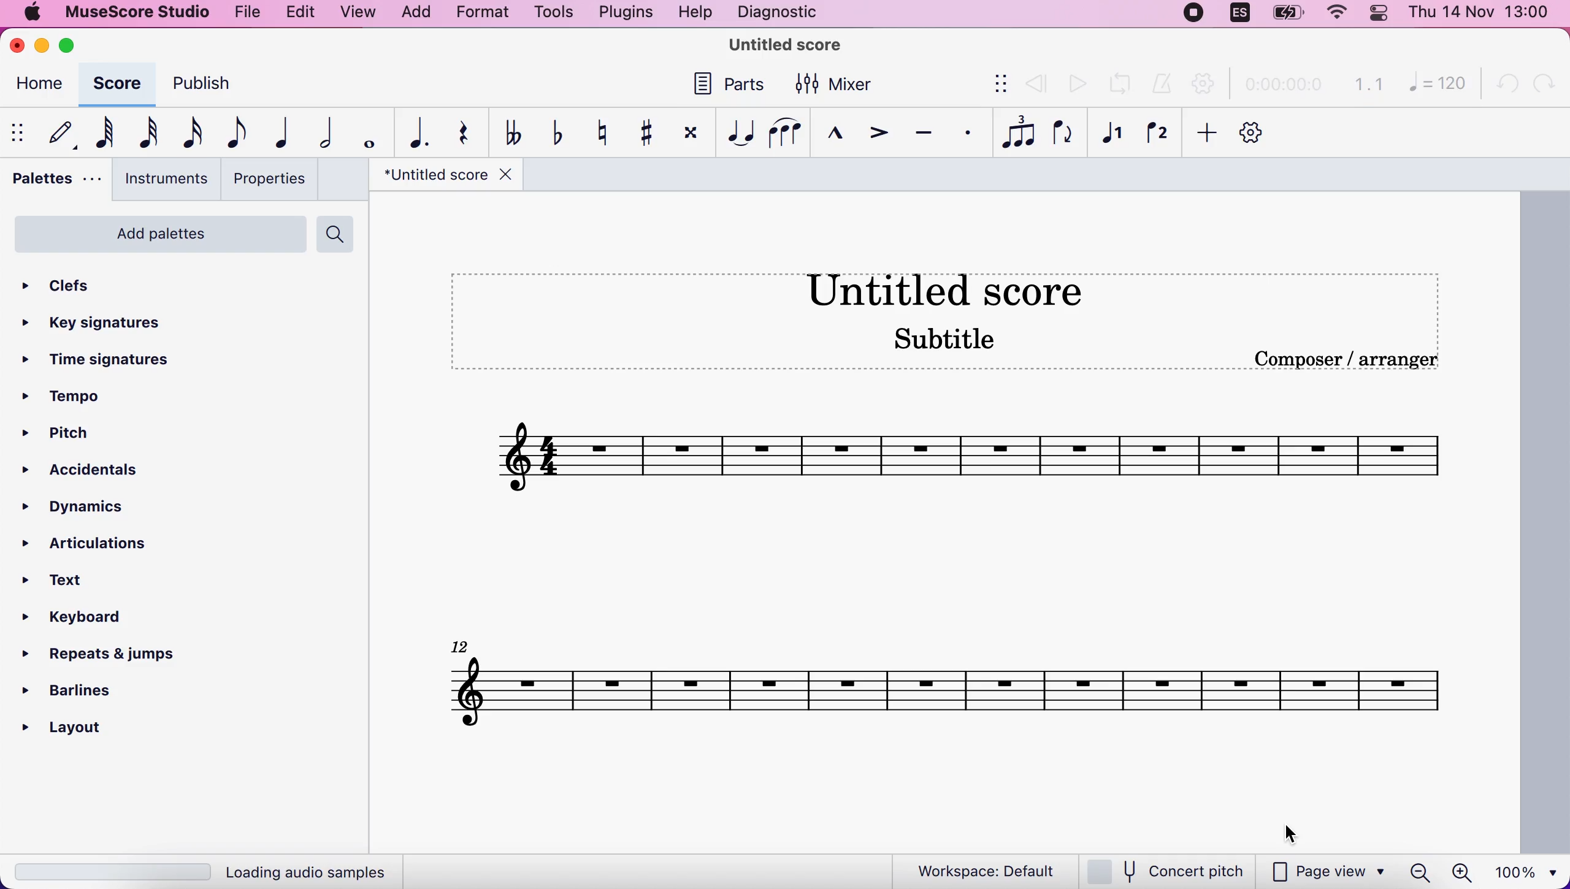 This screenshot has width=1570, height=889. Describe the element at coordinates (1289, 17) in the screenshot. I see `battery` at that location.